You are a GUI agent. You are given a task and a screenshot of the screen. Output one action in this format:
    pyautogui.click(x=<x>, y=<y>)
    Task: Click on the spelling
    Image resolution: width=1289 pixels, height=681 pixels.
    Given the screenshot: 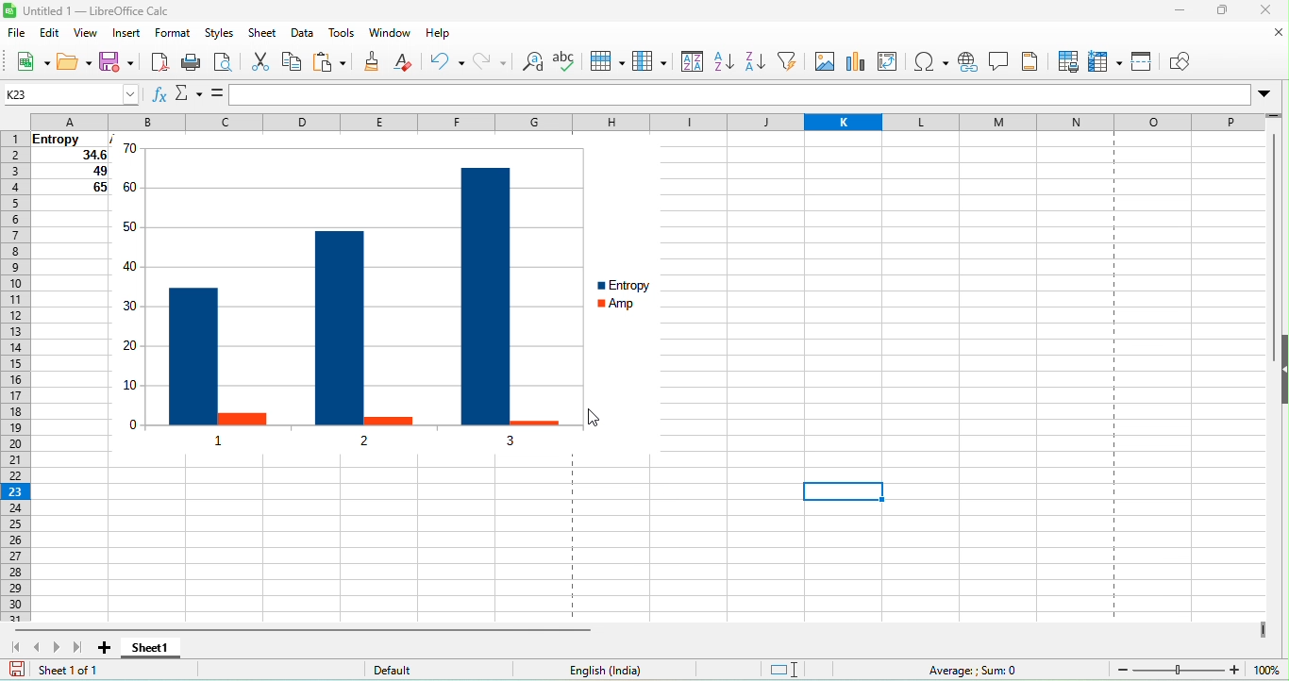 What is the action you would take?
    pyautogui.click(x=570, y=63)
    